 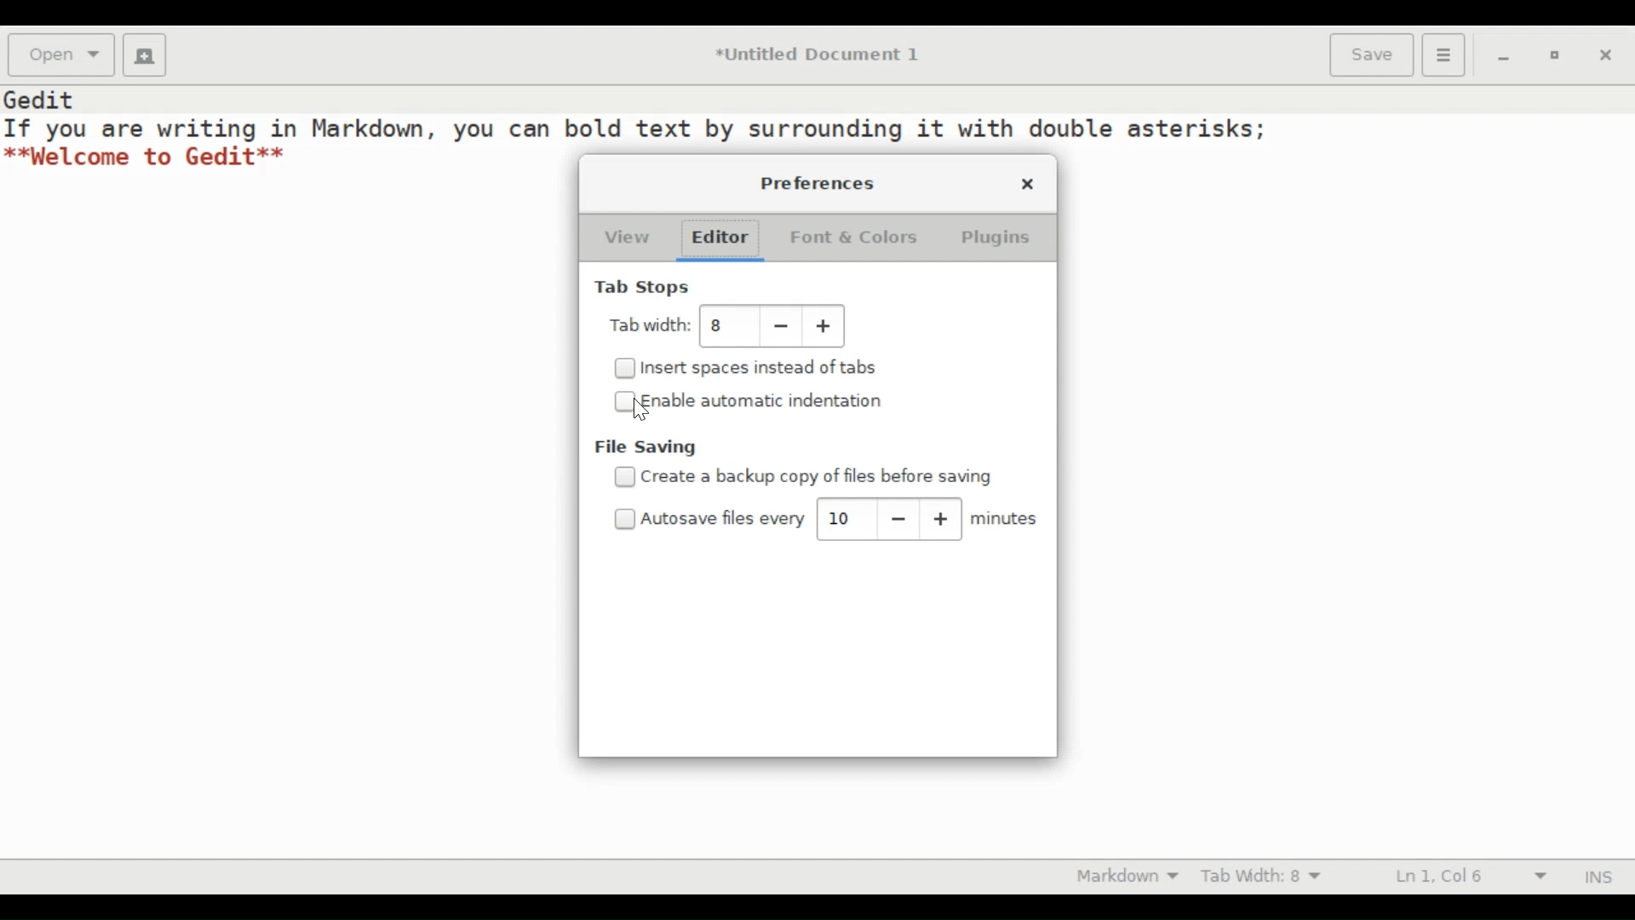 What do you see at coordinates (626, 476) in the screenshot?
I see `Checkbox` at bounding box center [626, 476].